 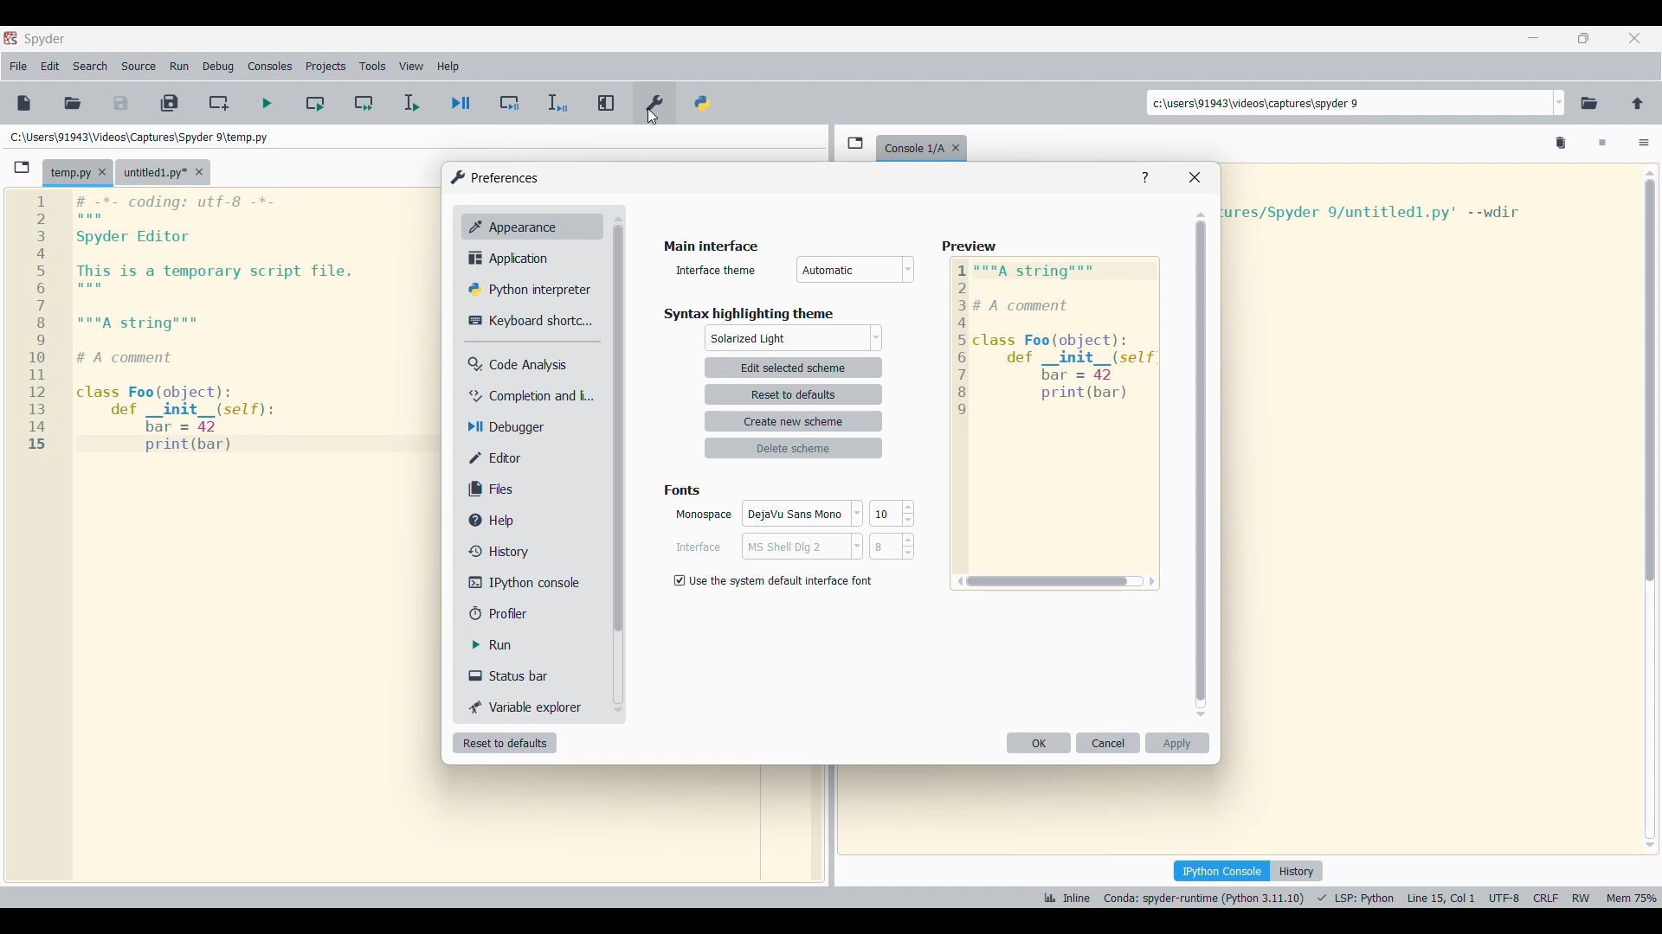 What do you see at coordinates (11, 38) in the screenshot?
I see `Software logo` at bounding box center [11, 38].